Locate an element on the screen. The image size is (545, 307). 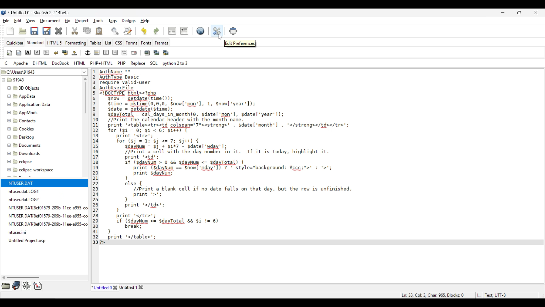
Current code is located at coordinates (257, 157).